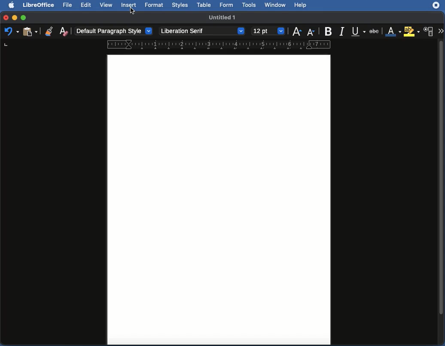 This screenshot has height=346, width=445. Describe the element at coordinates (133, 12) in the screenshot. I see `cursor` at that location.